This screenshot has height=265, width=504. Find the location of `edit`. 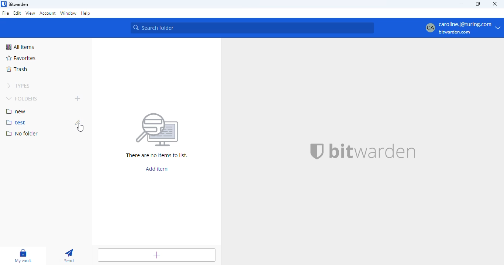

edit is located at coordinates (17, 14).